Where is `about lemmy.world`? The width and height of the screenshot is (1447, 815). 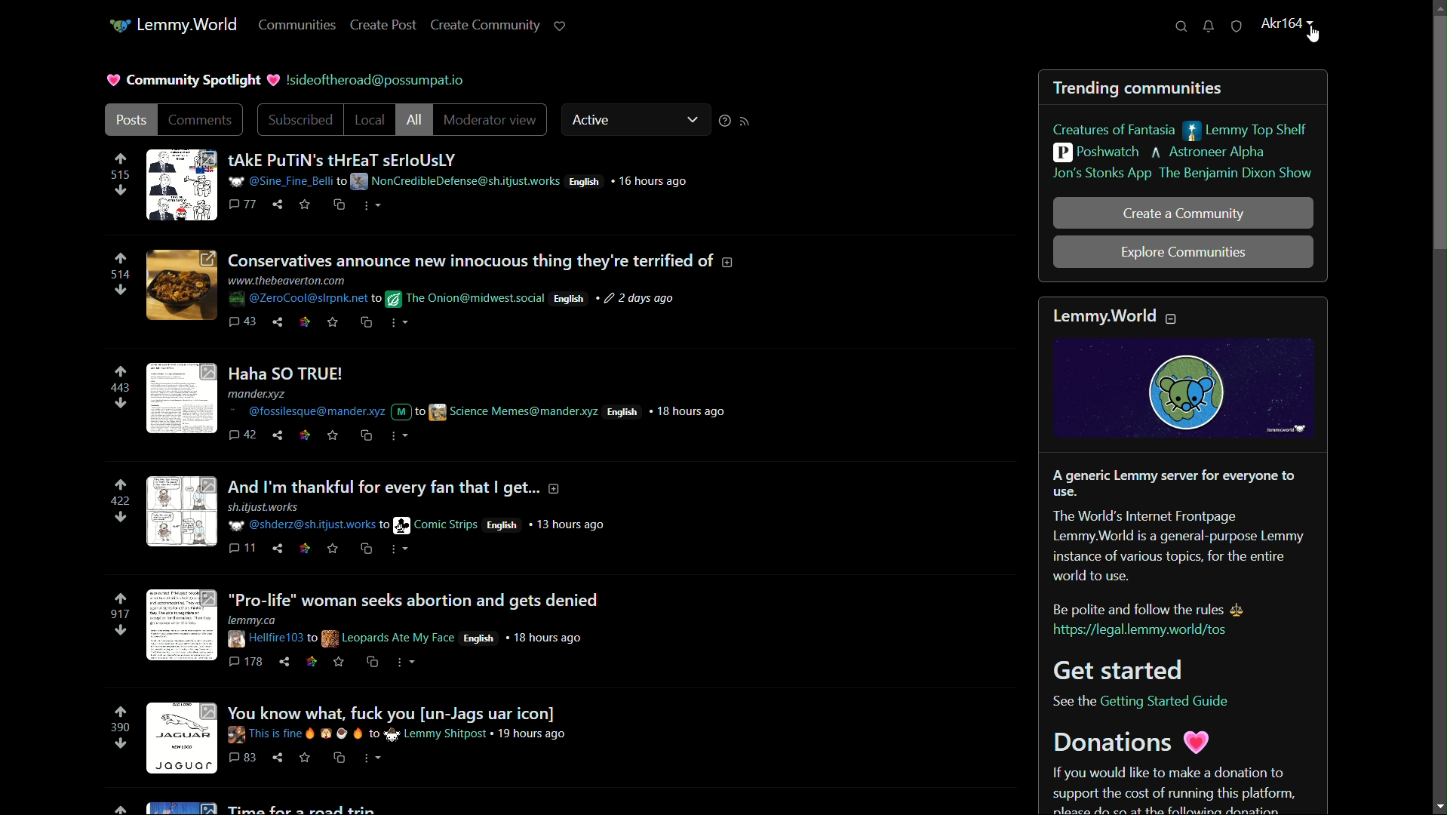
about lemmy.world is located at coordinates (1181, 555).